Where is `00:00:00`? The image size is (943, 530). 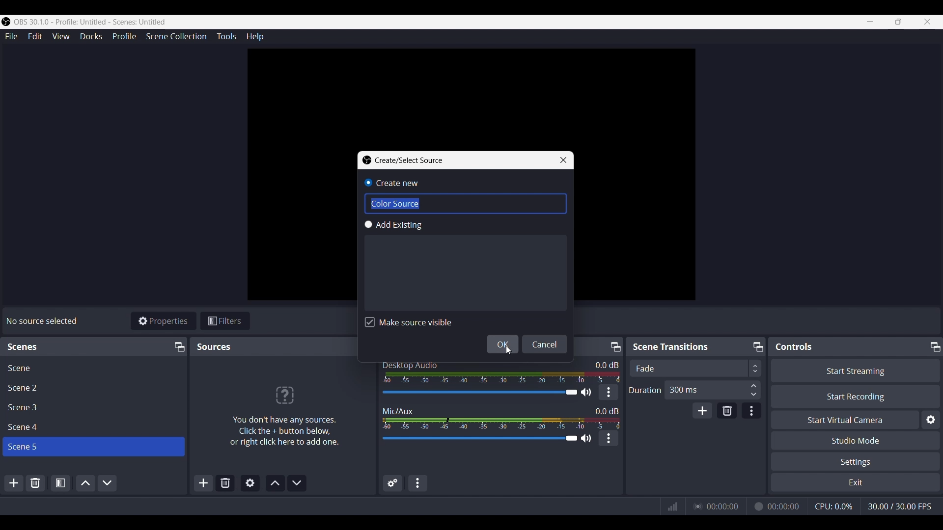
00:00:00 is located at coordinates (784, 506).